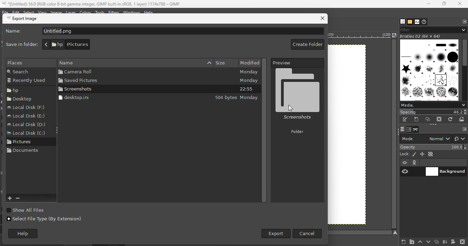 The height and width of the screenshot is (246, 468). Describe the element at coordinates (72, 13) in the screenshot. I see `Layer` at that location.